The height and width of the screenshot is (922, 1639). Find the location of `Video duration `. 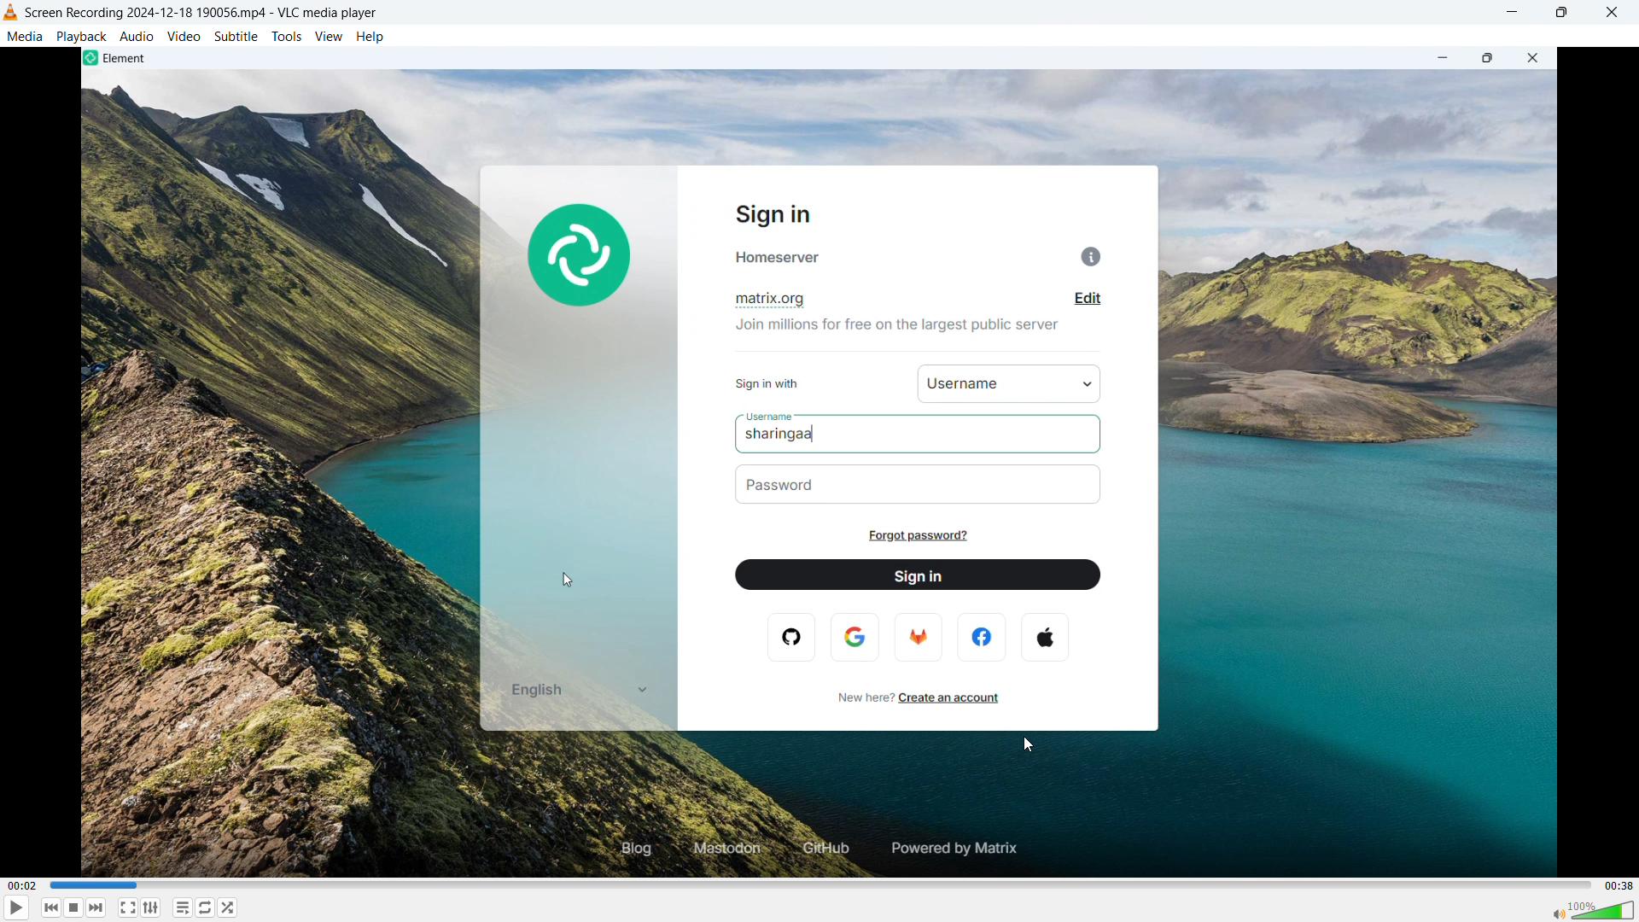

Video duration  is located at coordinates (1619, 886).